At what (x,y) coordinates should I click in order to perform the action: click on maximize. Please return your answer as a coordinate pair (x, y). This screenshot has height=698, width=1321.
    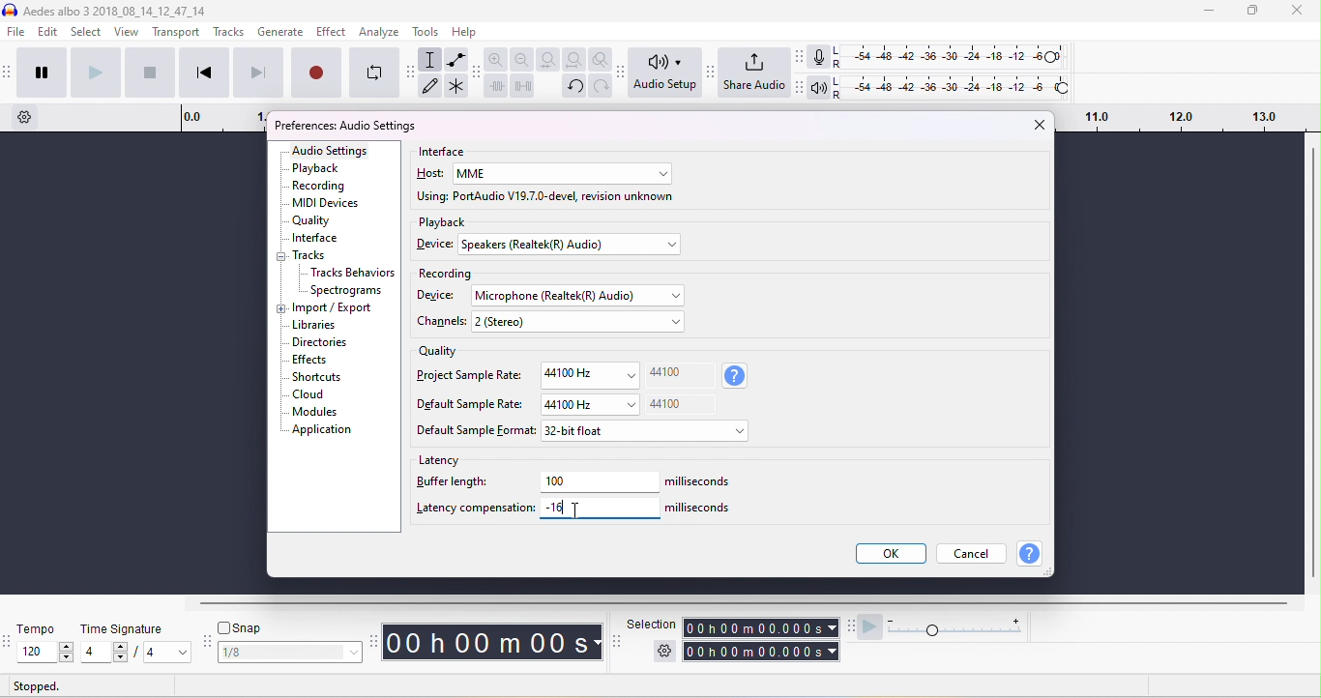
    Looking at the image, I should click on (1251, 11).